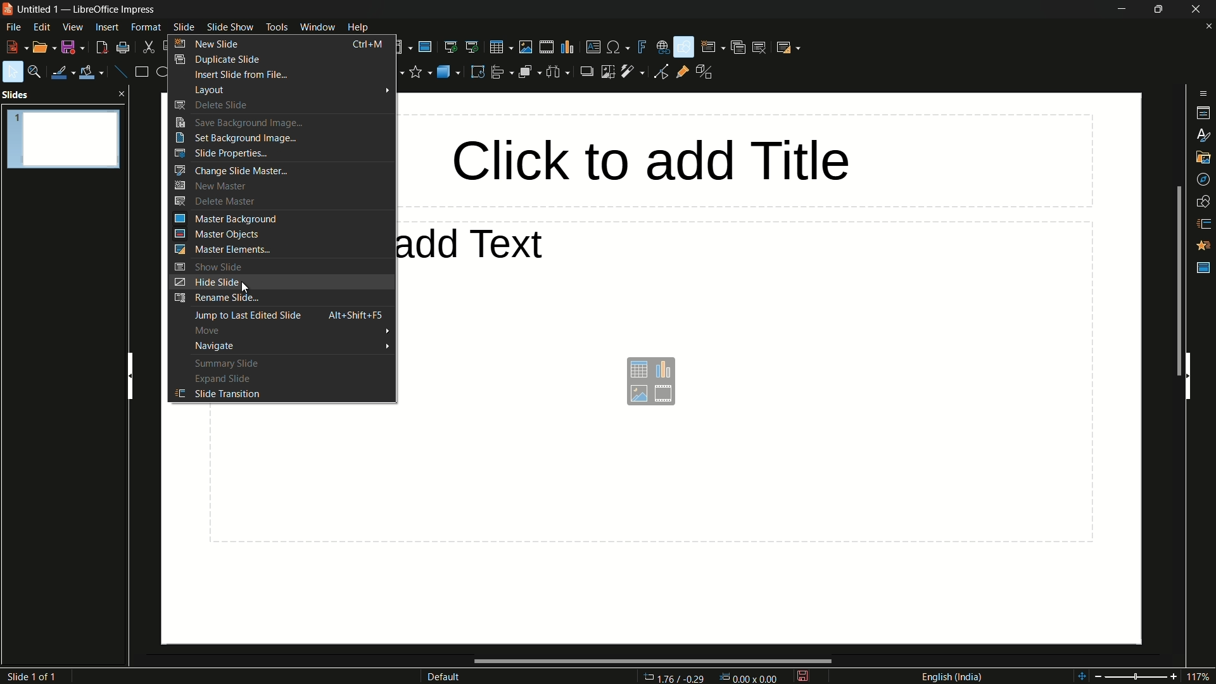 The height and width of the screenshot is (684, 1216). I want to click on slides, so click(18, 96).